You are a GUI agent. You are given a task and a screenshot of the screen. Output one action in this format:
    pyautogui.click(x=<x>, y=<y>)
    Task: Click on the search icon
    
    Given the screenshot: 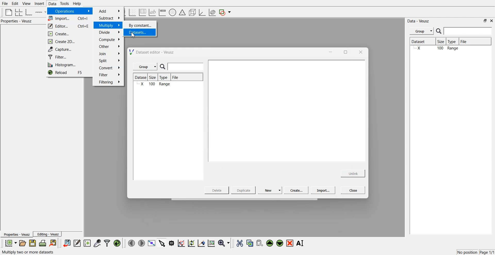 What is the action you would take?
    pyautogui.click(x=164, y=67)
    